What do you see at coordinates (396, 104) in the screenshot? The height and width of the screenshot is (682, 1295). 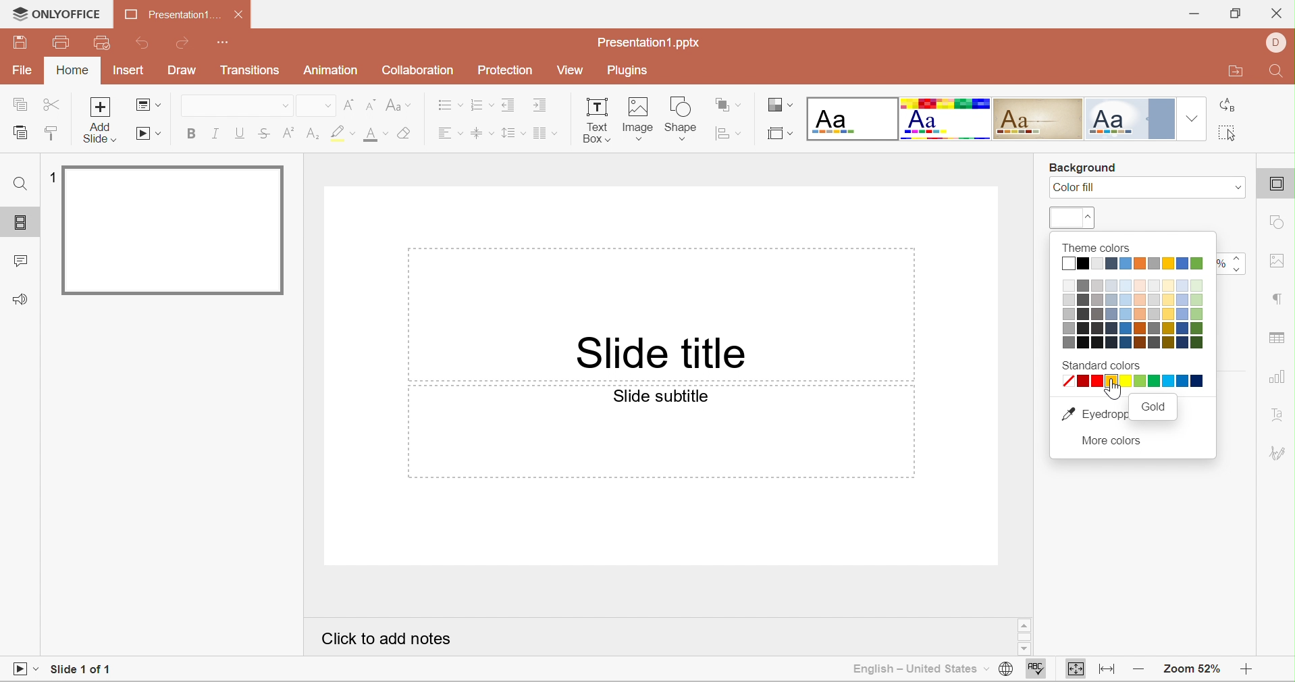 I see `Change case` at bounding box center [396, 104].